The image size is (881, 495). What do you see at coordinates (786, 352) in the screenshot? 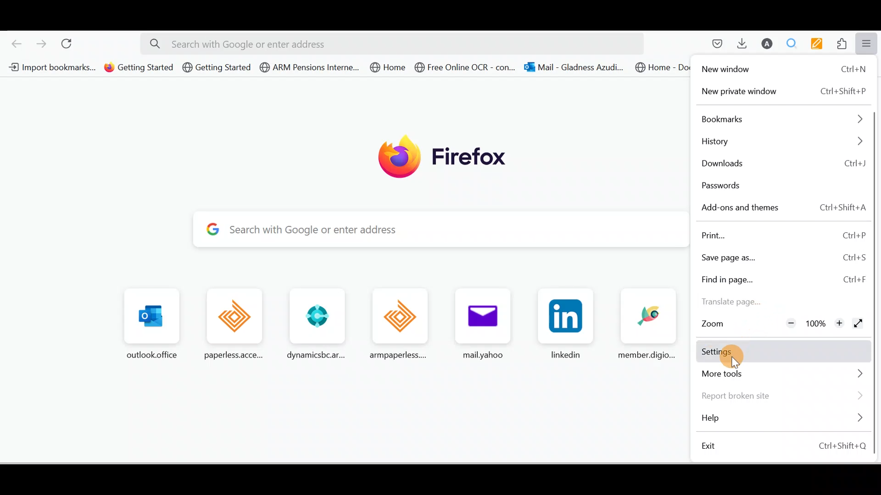
I see `Settings` at bounding box center [786, 352].